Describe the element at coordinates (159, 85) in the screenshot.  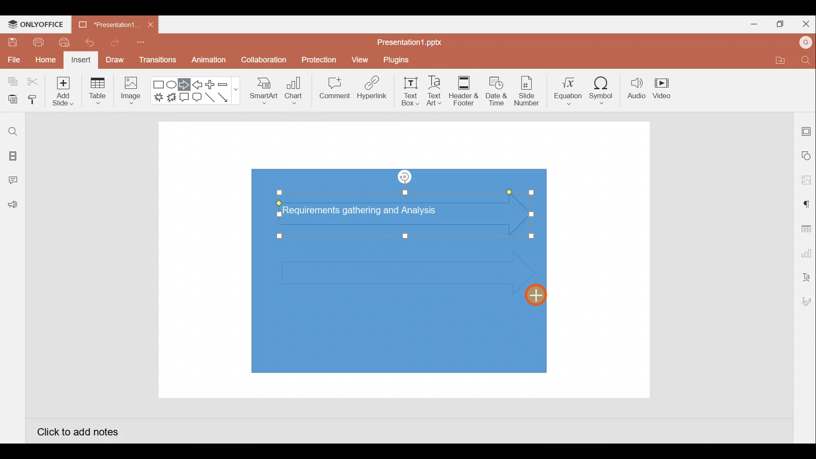
I see `Rectangle` at that location.